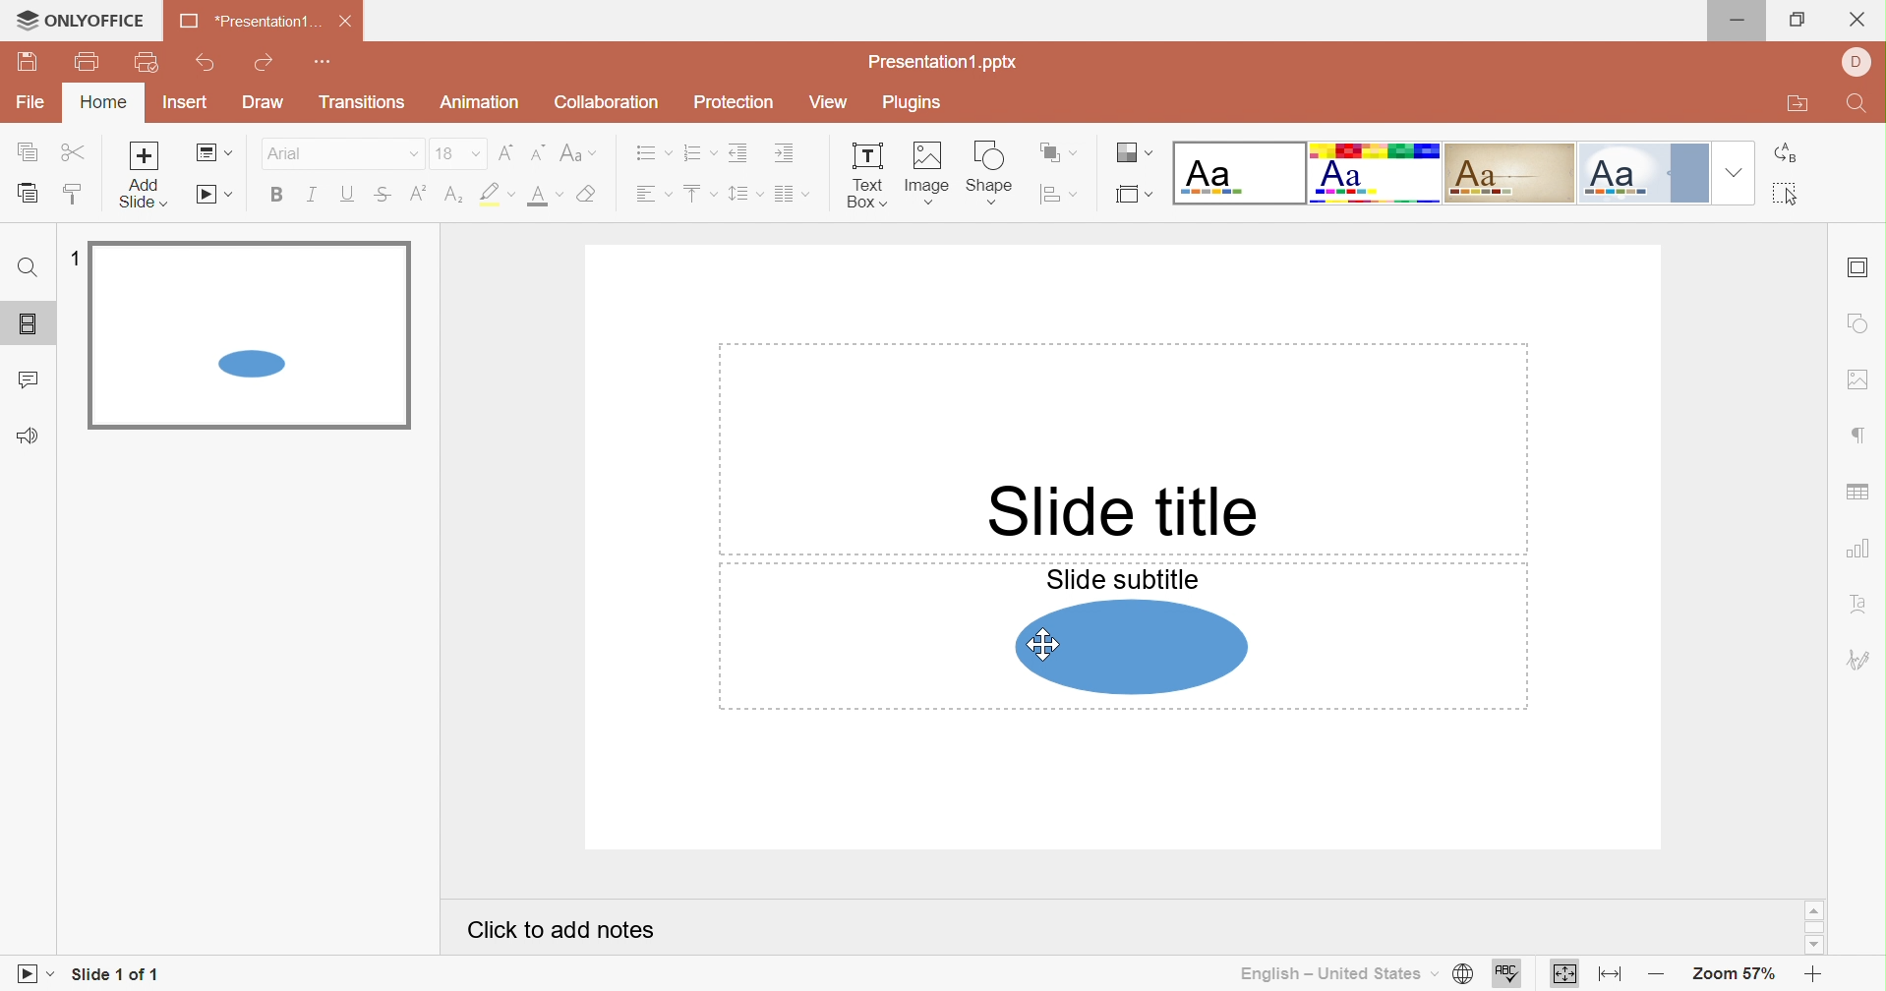 The height and width of the screenshot is (991, 1886). I want to click on Transitions, so click(363, 102).